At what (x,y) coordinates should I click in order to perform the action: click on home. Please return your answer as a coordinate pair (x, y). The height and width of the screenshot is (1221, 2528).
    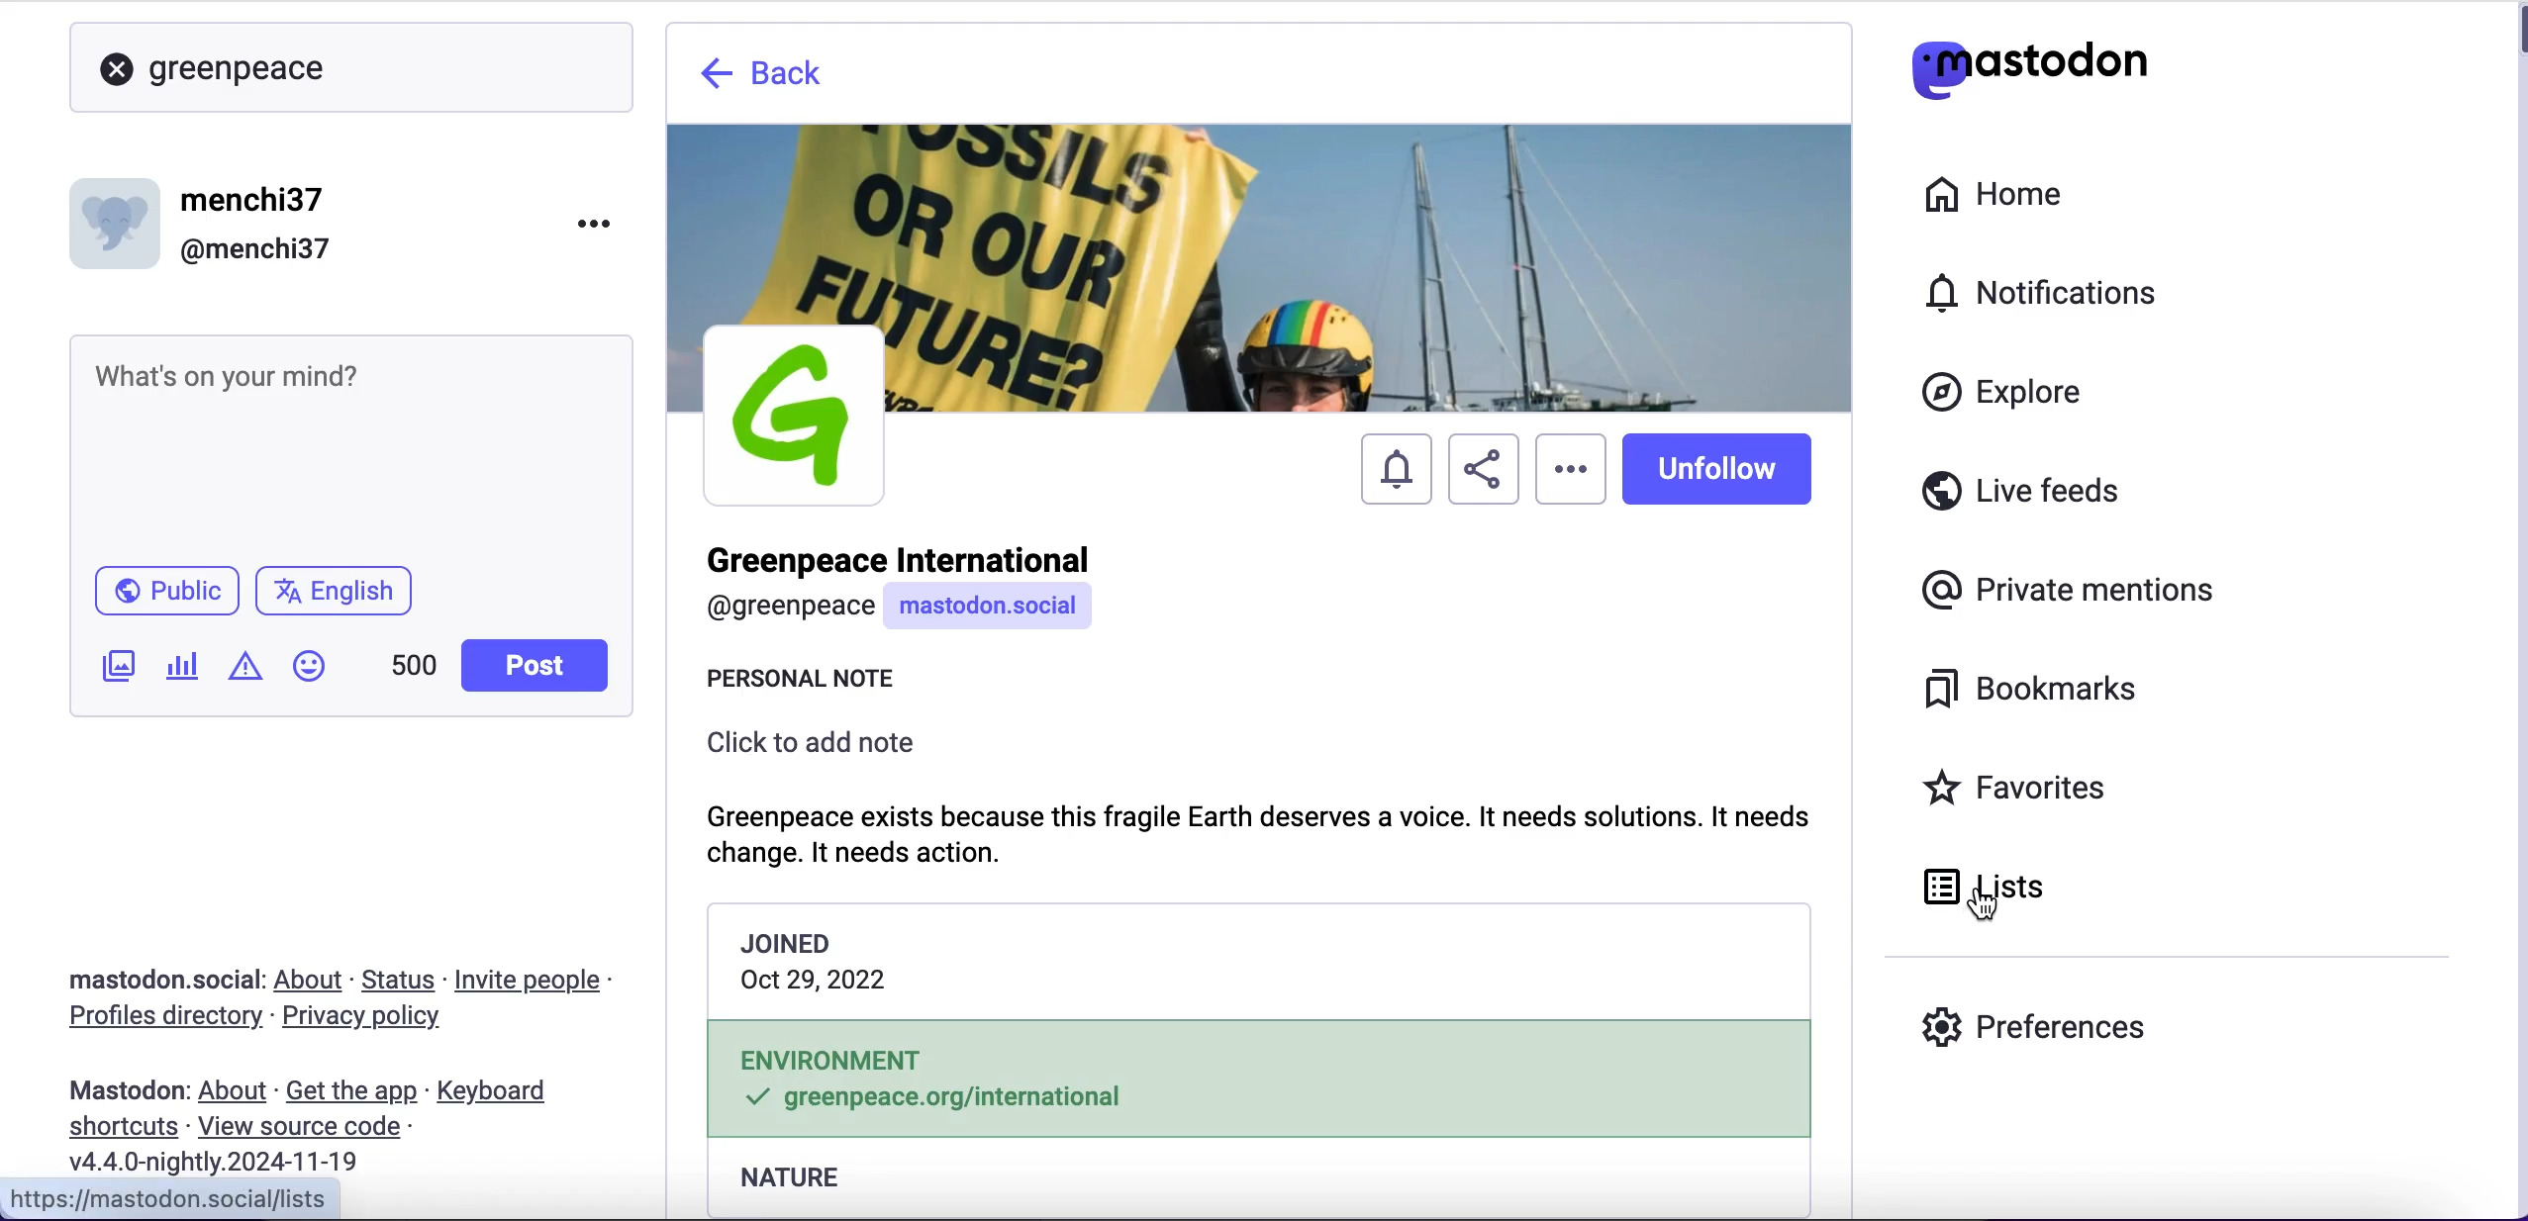
    Looking at the image, I should click on (1990, 195).